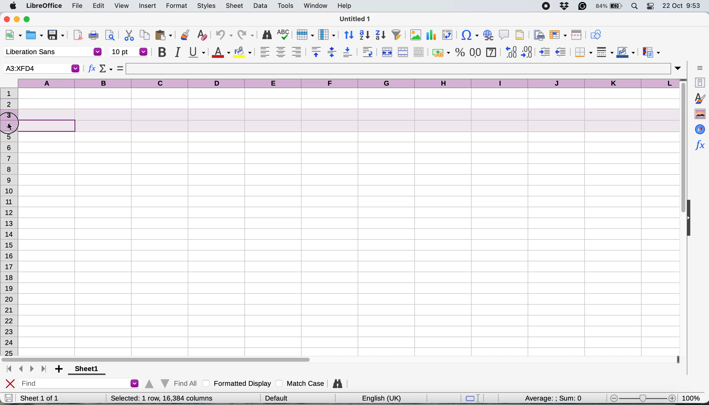  Describe the element at coordinates (120, 68) in the screenshot. I see `formula ` at that location.